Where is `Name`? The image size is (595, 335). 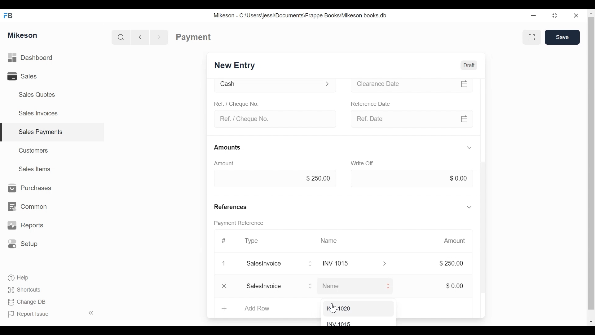 Name is located at coordinates (358, 286).